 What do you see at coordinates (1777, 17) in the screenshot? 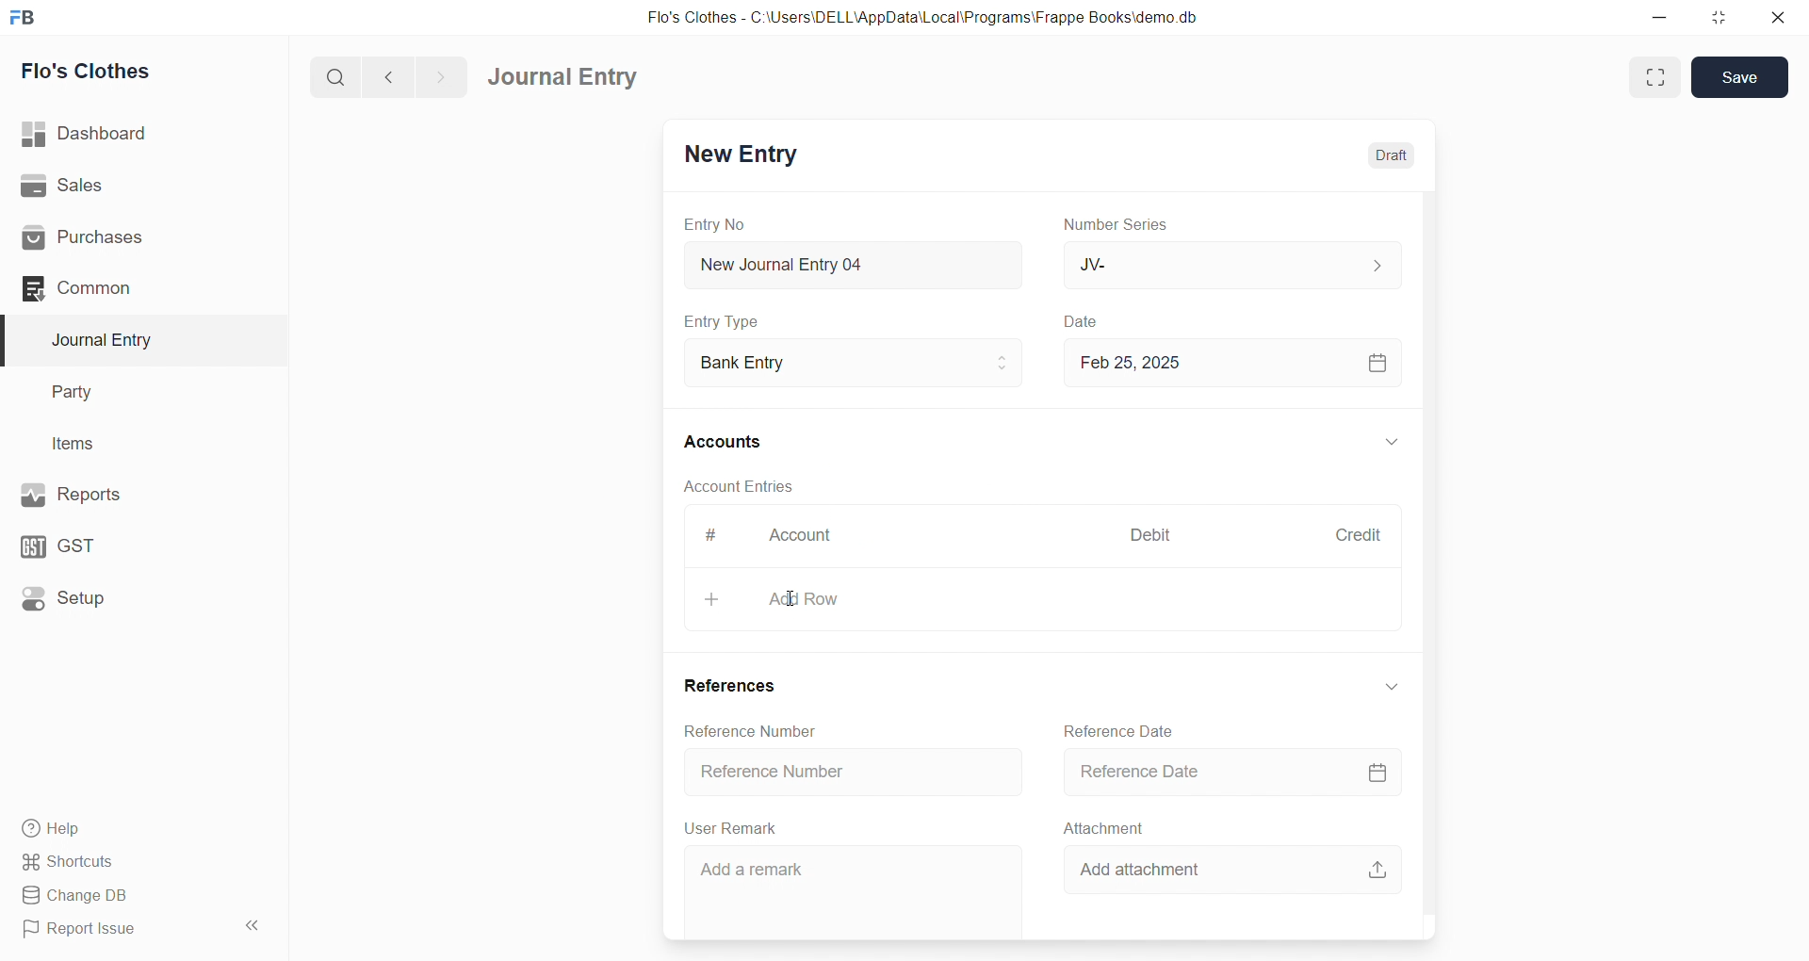
I see `close` at bounding box center [1777, 17].